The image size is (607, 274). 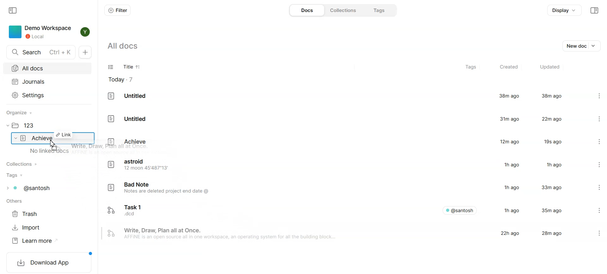 What do you see at coordinates (601, 233) in the screenshot?
I see `Settings` at bounding box center [601, 233].